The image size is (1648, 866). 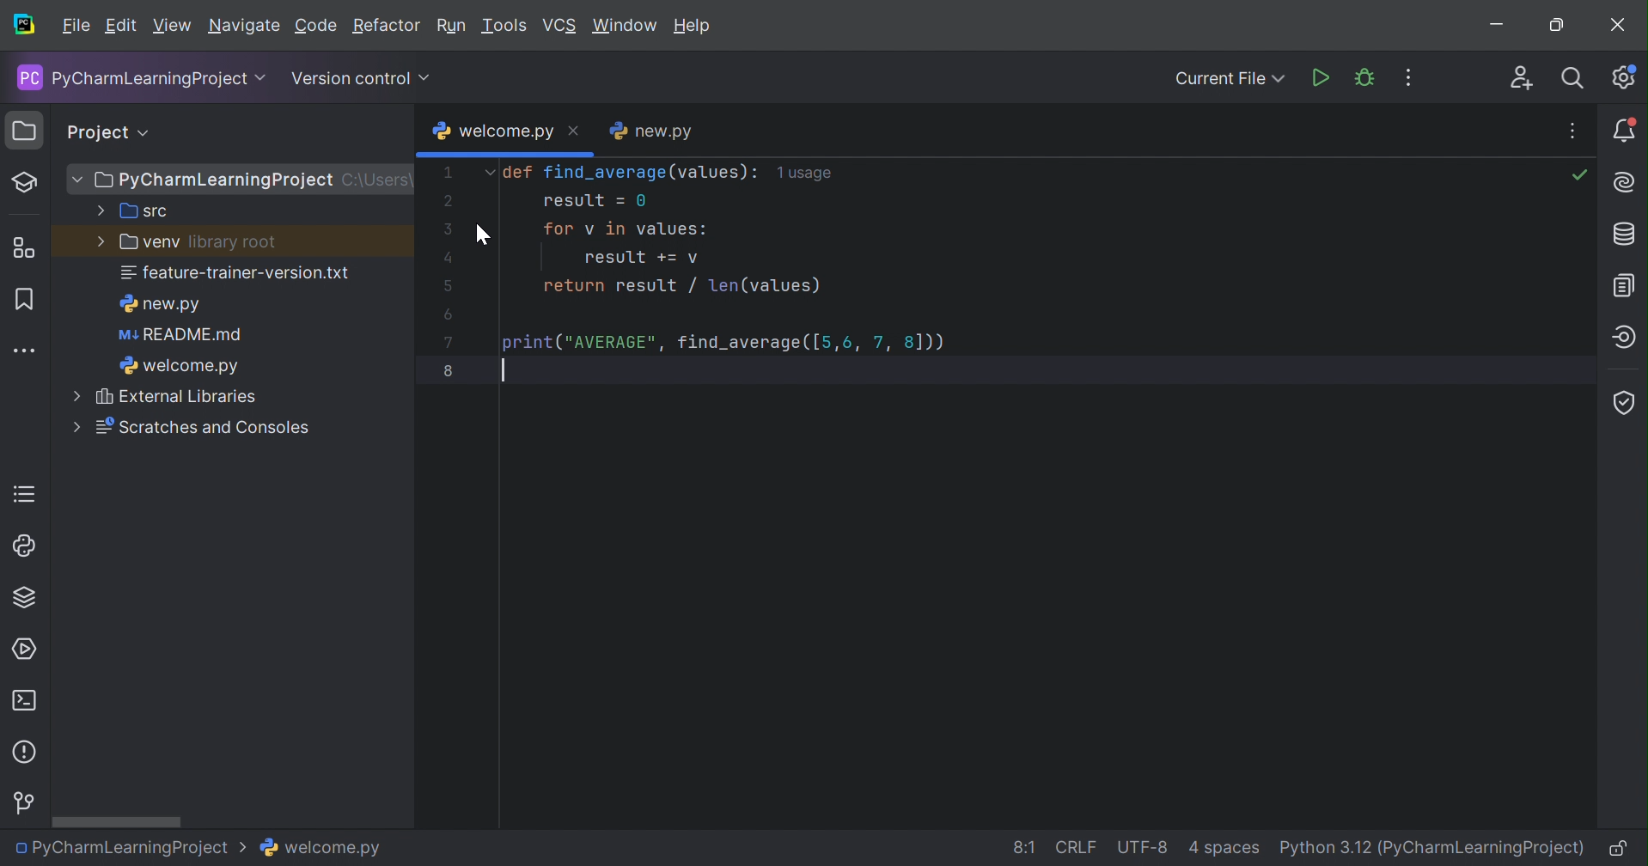 I want to click on Current Fil, so click(x=1230, y=81).